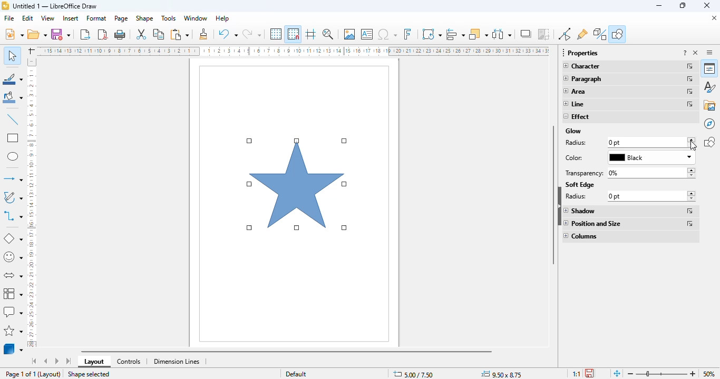  Describe the element at coordinates (196, 18) in the screenshot. I see `window` at that location.